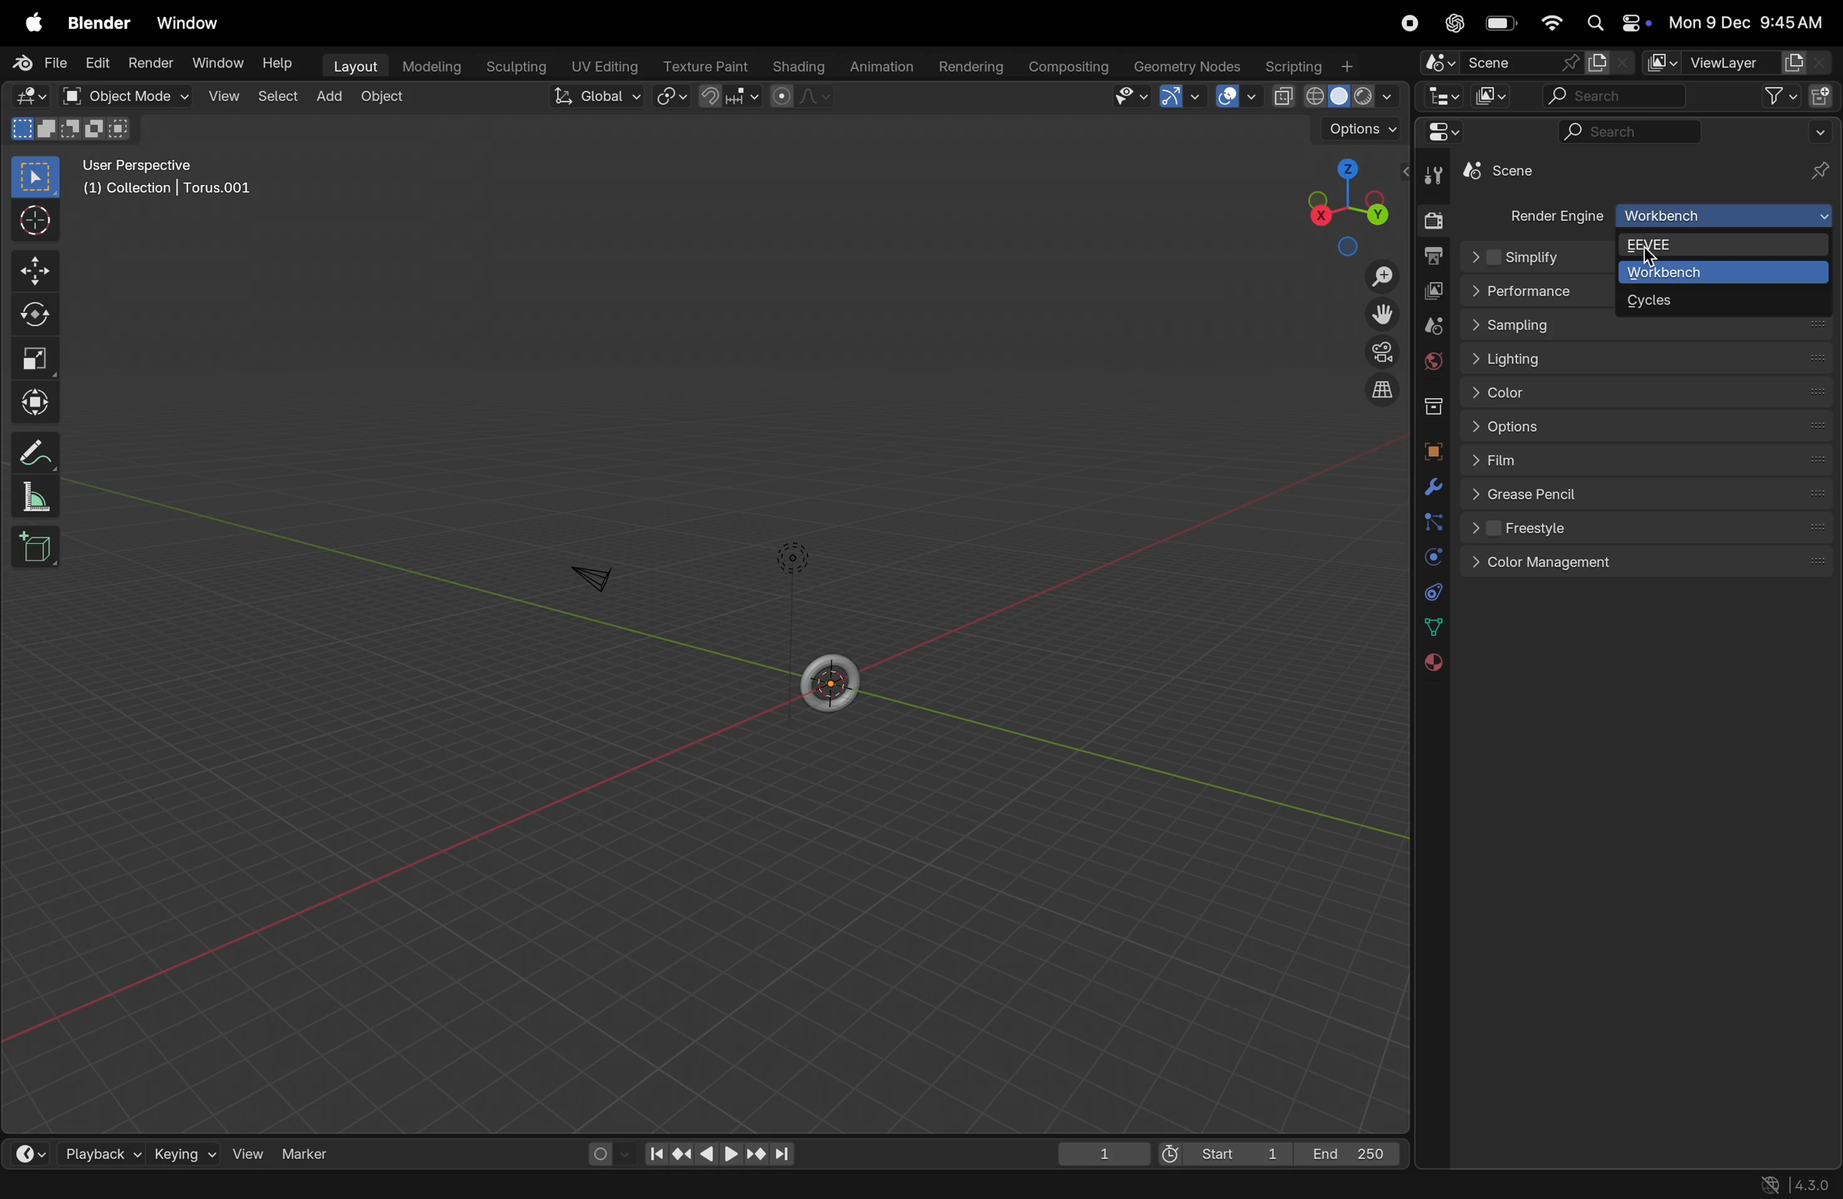 This screenshot has width=1843, height=1199. What do you see at coordinates (39, 269) in the screenshot?
I see `Move` at bounding box center [39, 269].